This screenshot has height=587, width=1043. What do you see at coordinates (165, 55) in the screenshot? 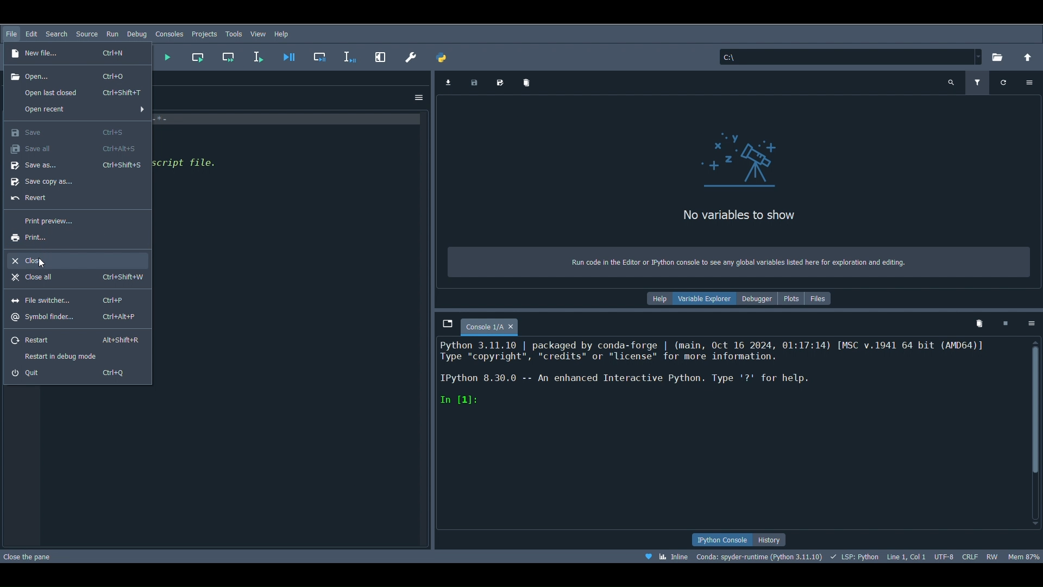
I see `Run file (F5)` at bounding box center [165, 55].